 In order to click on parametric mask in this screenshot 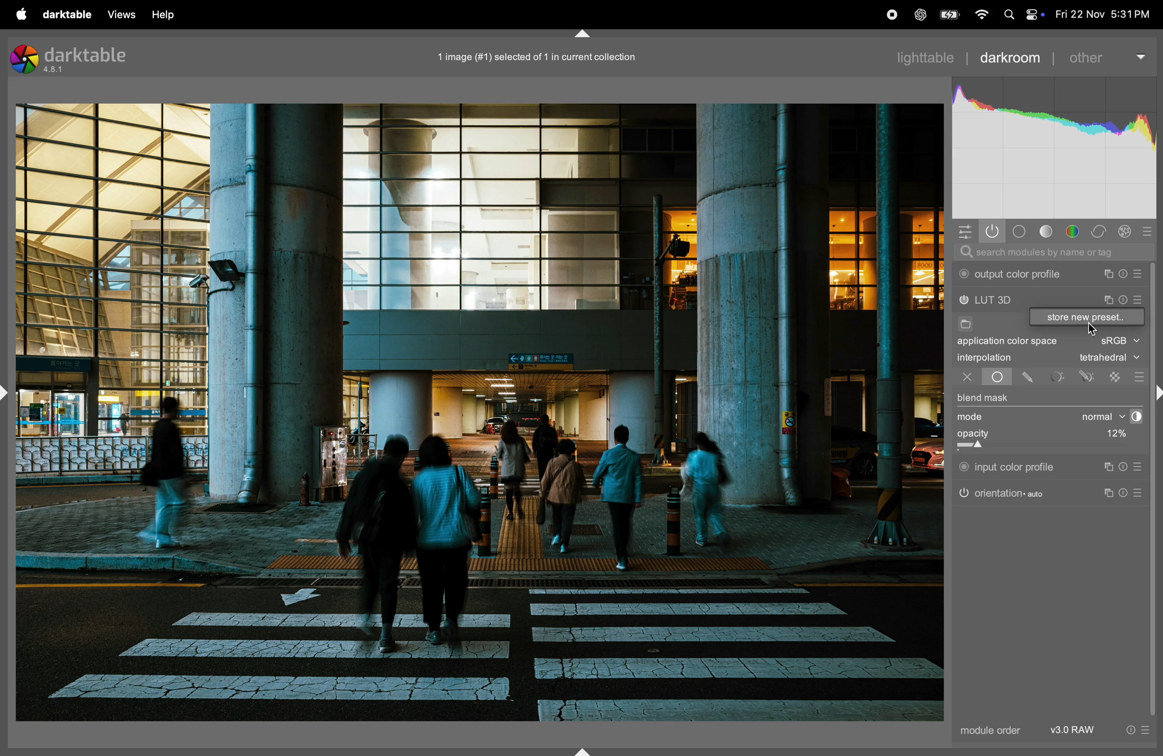, I will do `click(1058, 377)`.